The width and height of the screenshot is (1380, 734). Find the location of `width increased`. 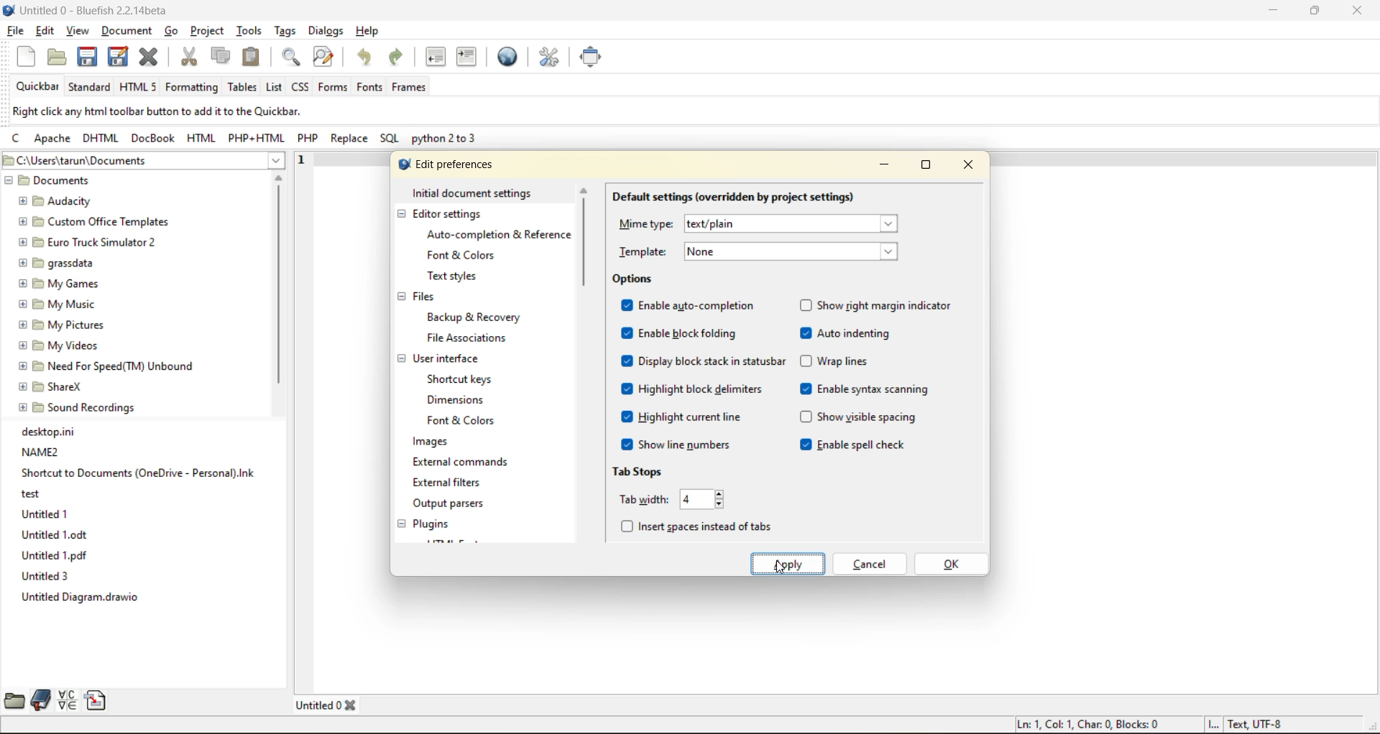

width increased is located at coordinates (692, 500).